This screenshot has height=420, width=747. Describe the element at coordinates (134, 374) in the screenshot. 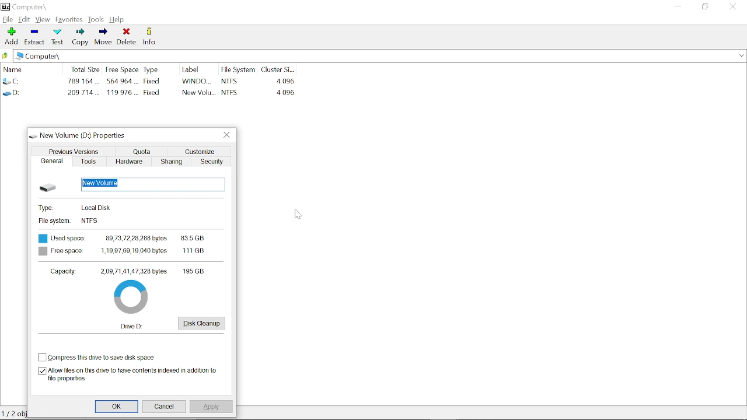

I see `allow files in this drive to have contents indexed in addition to file properties` at that location.